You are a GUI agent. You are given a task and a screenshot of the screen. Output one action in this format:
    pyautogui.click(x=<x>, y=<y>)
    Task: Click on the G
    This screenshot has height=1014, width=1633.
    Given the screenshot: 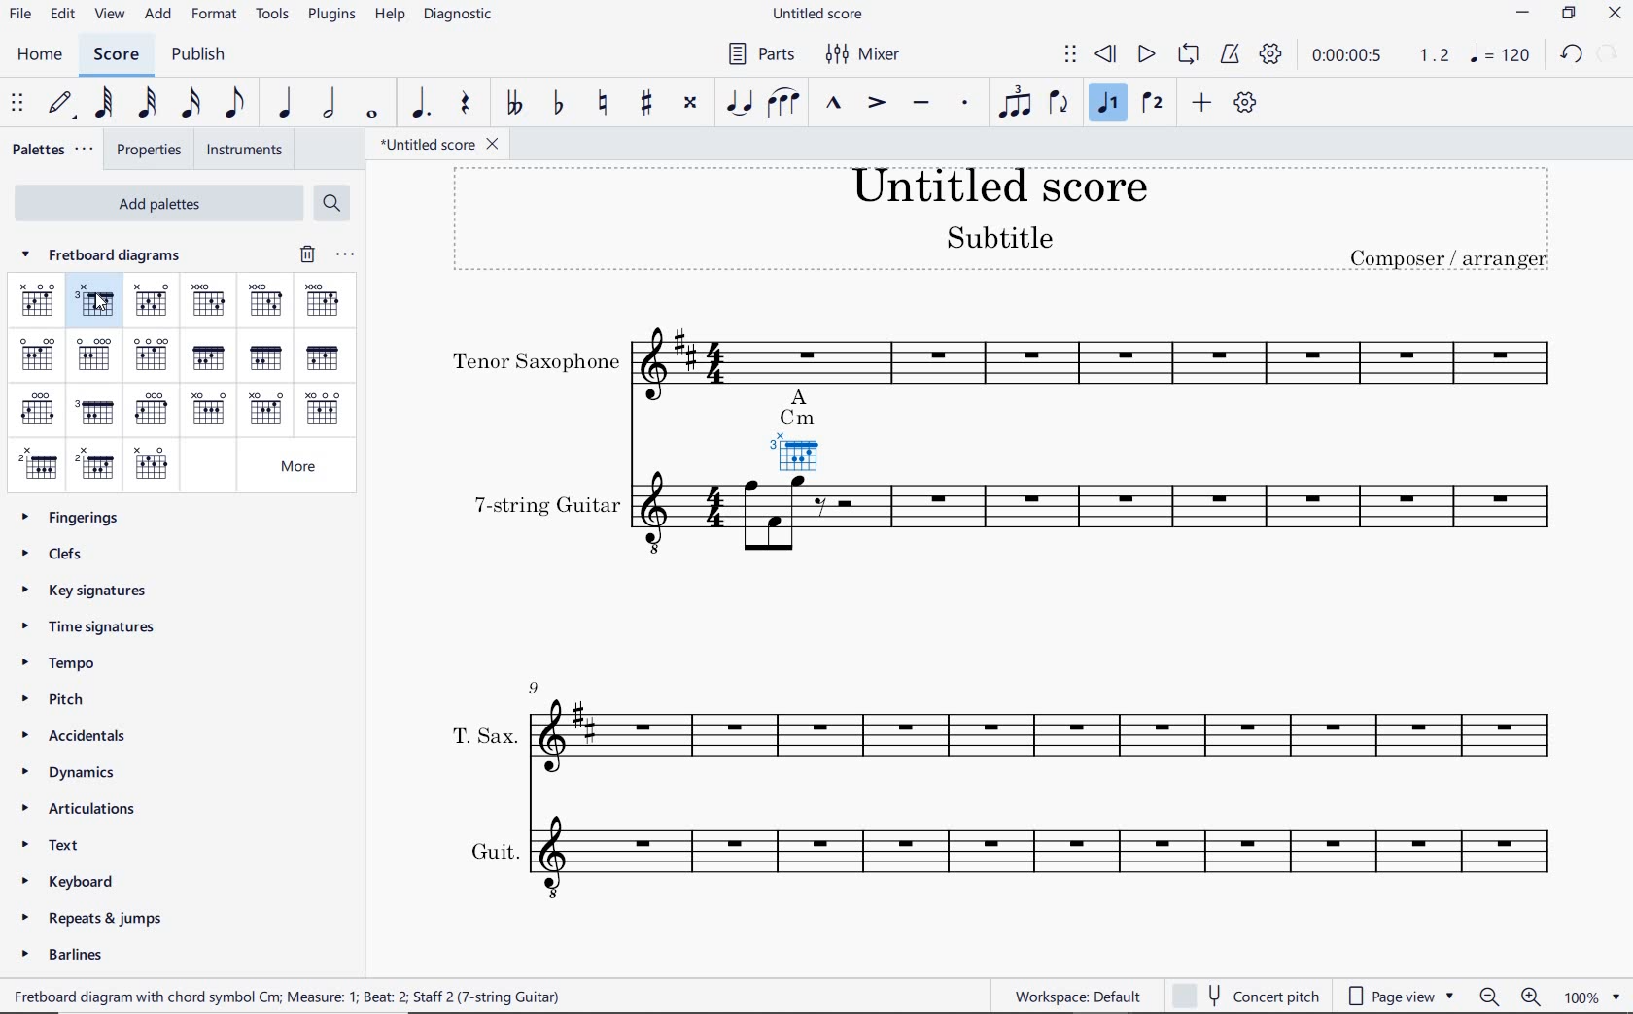 What is the action you would take?
    pyautogui.click(x=39, y=409)
    